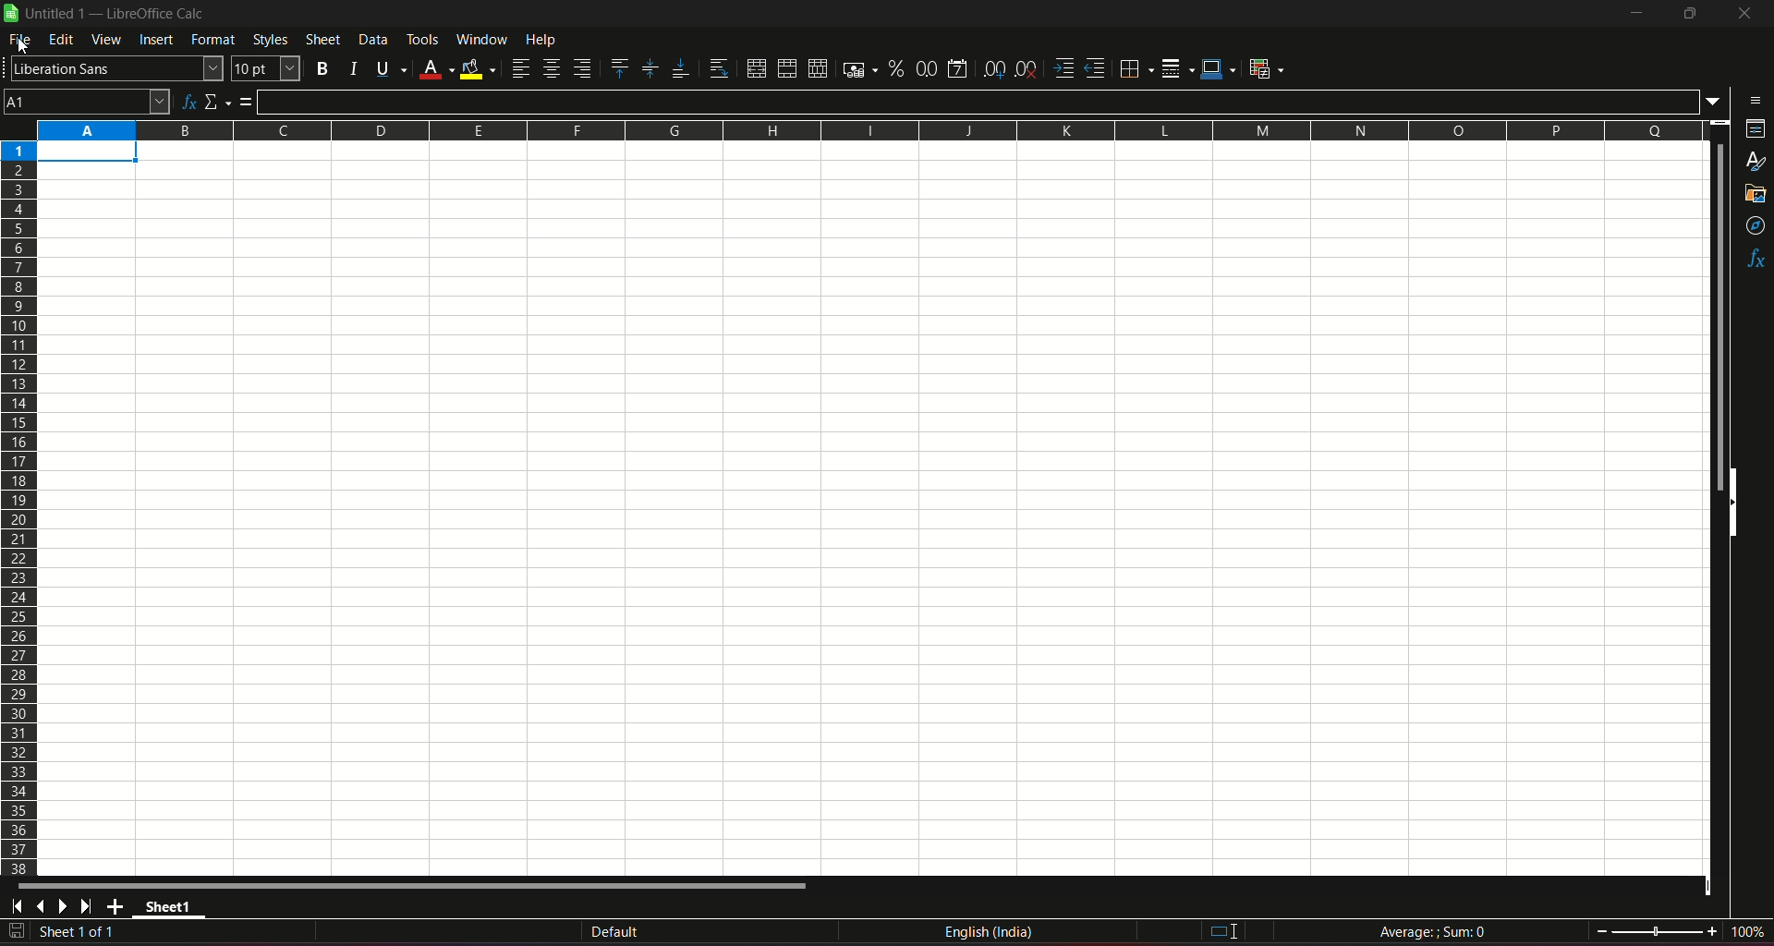  What do you see at coordinates (856, 69) in the screenshot?
I see `format as currency` at bounding box center [856, 69].